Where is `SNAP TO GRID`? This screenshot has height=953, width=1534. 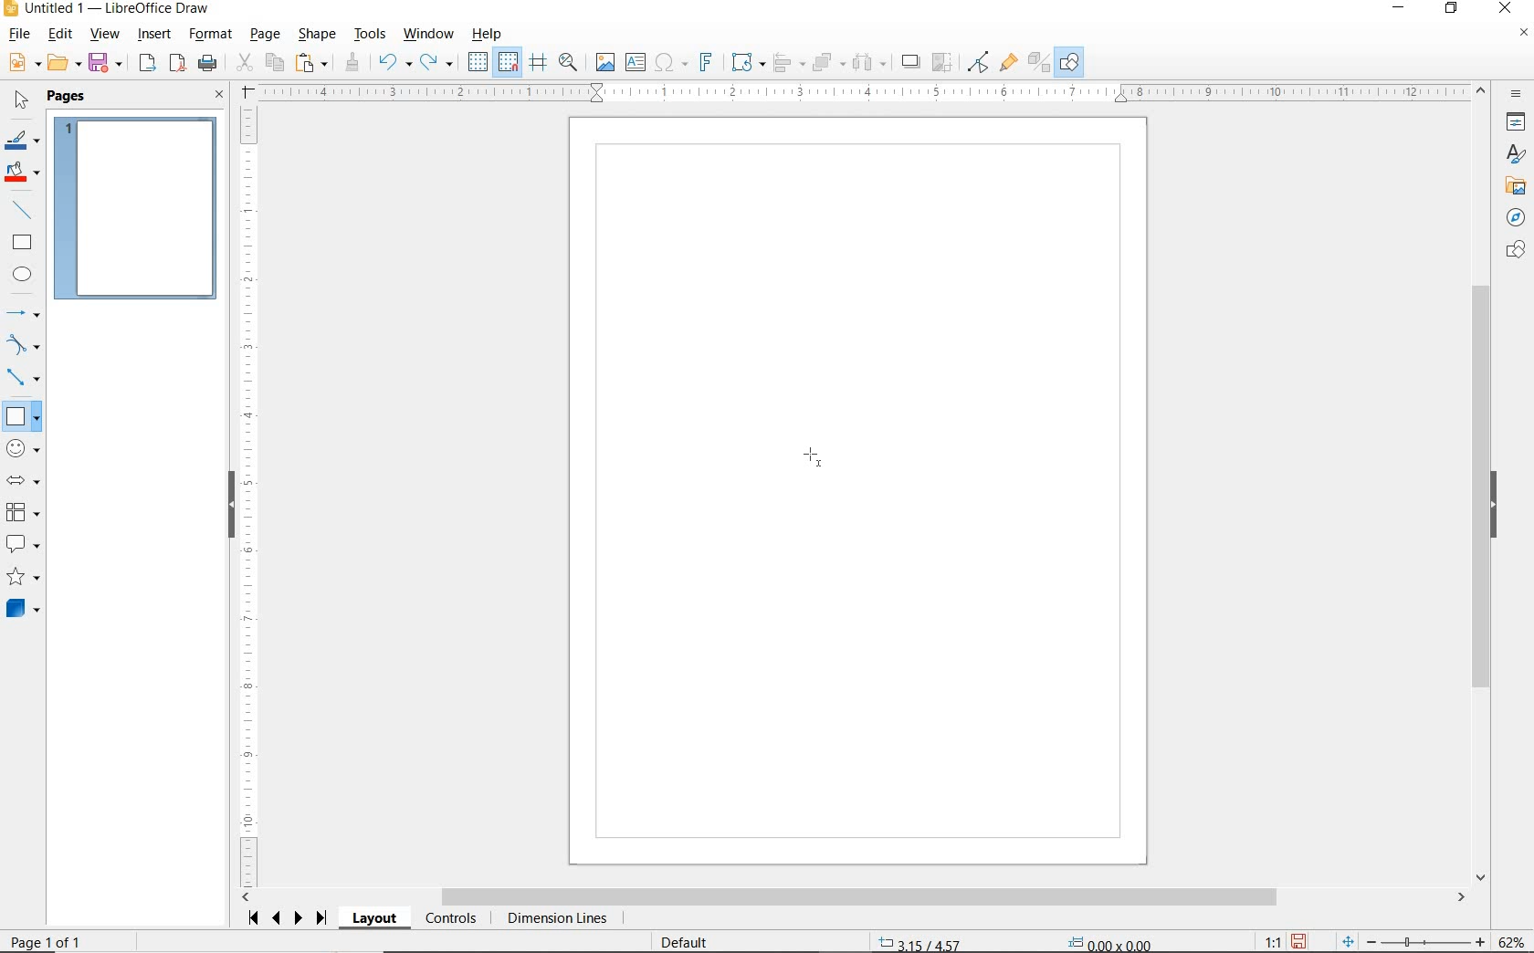
SNAP TO GRID is located at coordinates (509, 62).